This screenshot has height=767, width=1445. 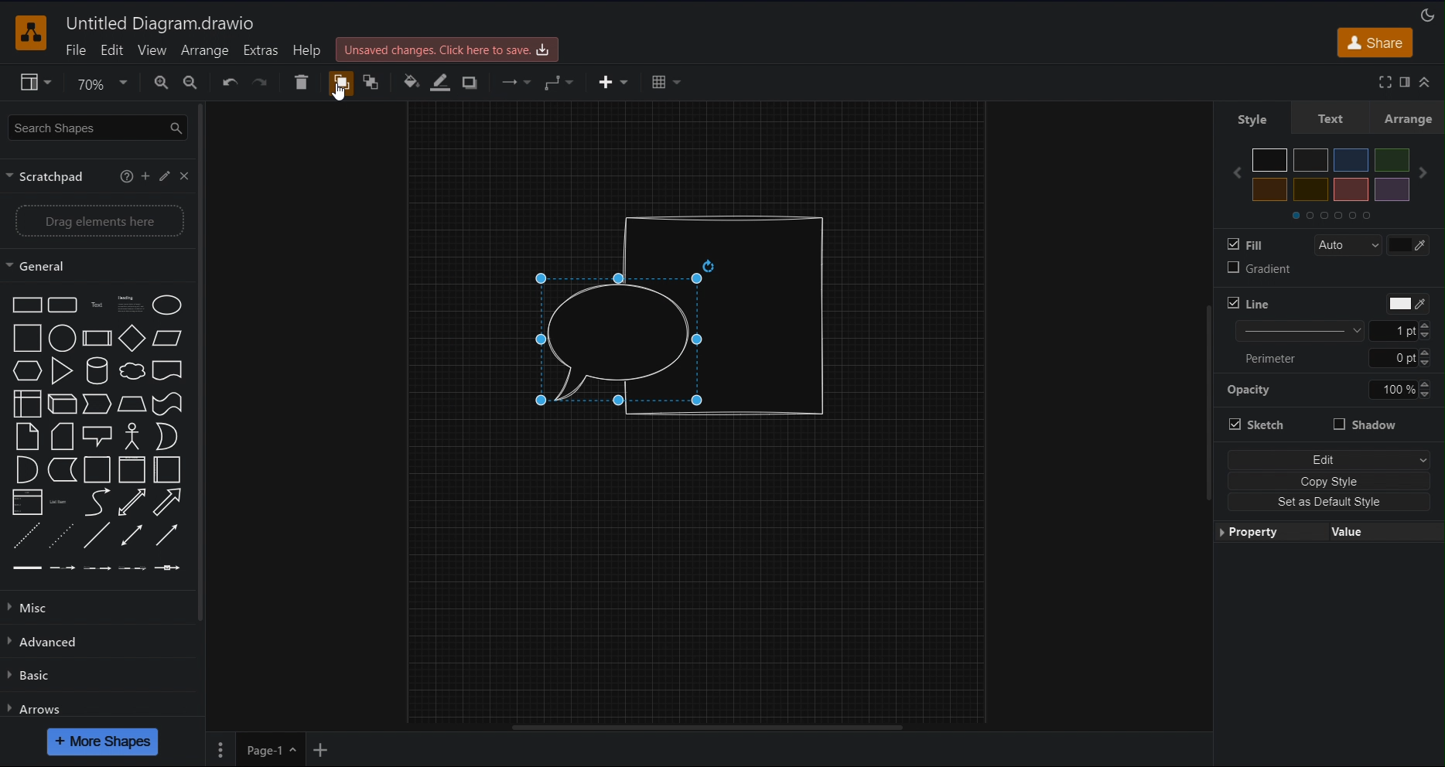 I want to click on Zoom, so click(x=101, y=82).